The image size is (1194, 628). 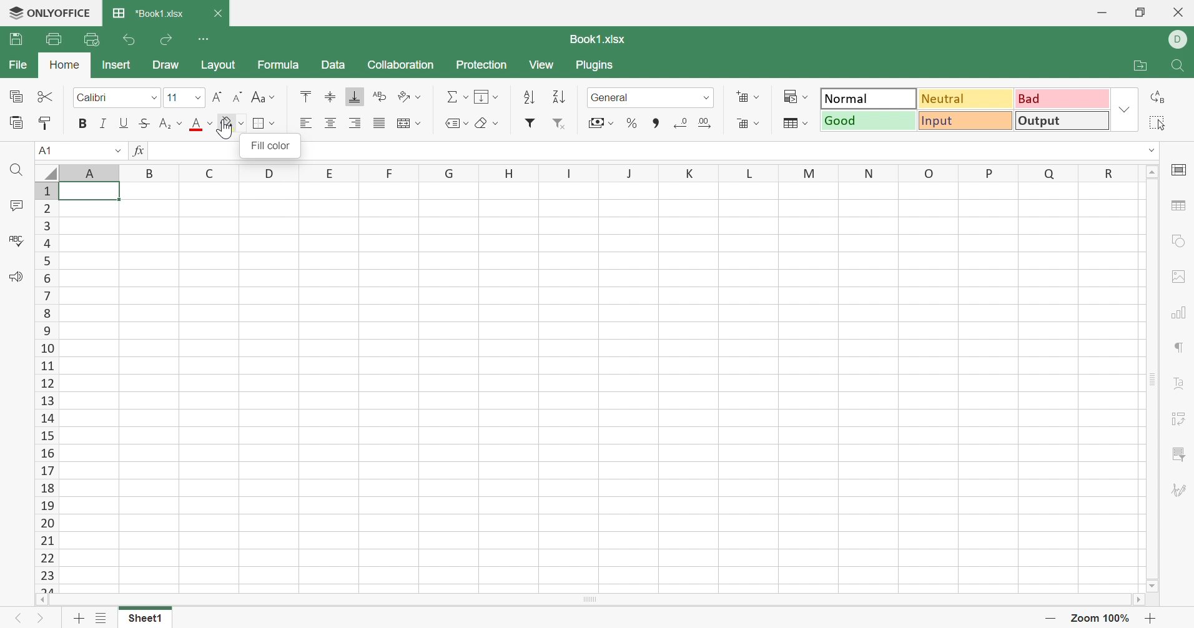 What do you see at coordinates (380, 122) in the screenshot?
I see `Justified` at bounding box center [380, 122].